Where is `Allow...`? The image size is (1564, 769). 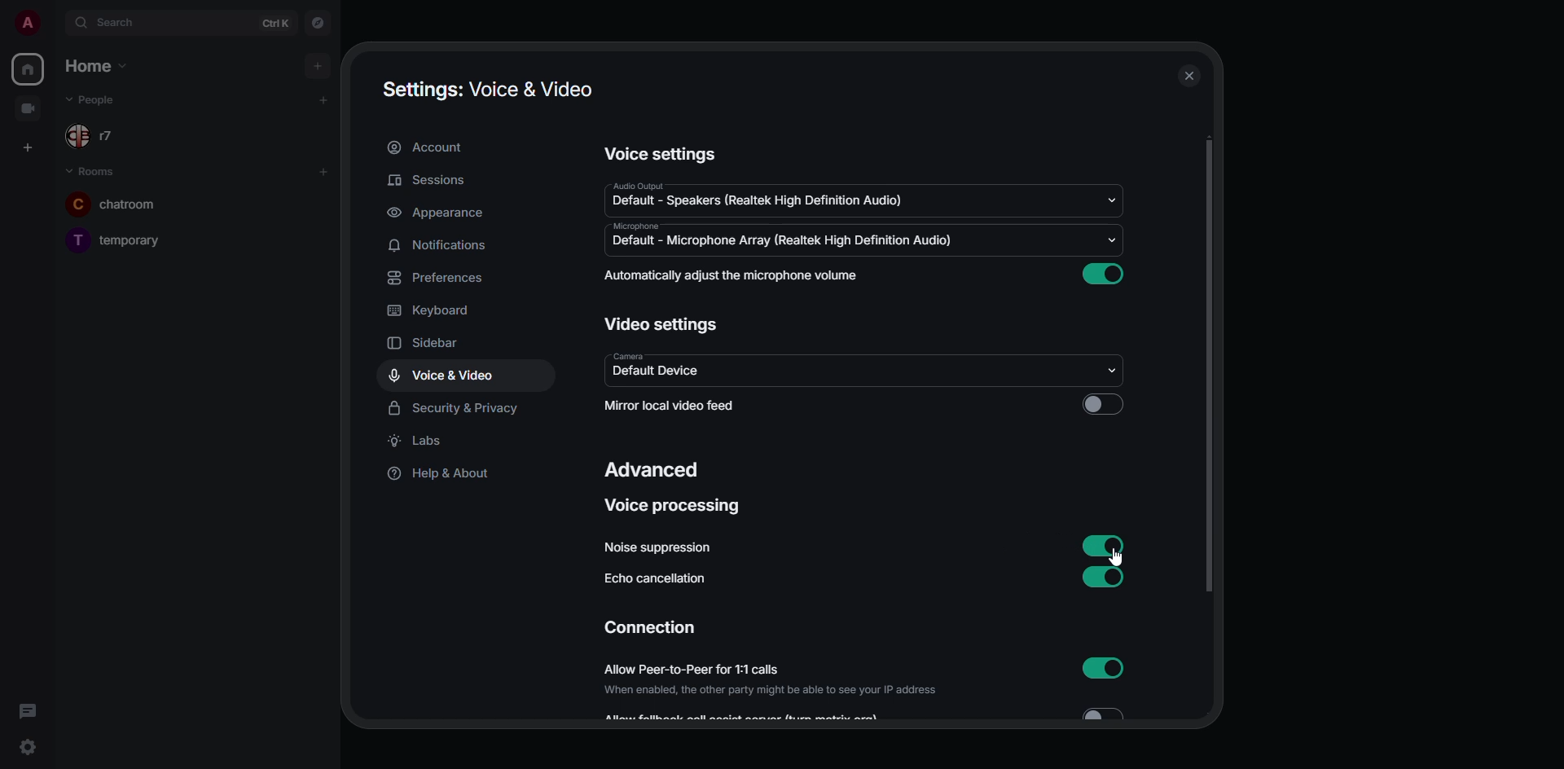
Allow... is located at coordinates (747, 717).